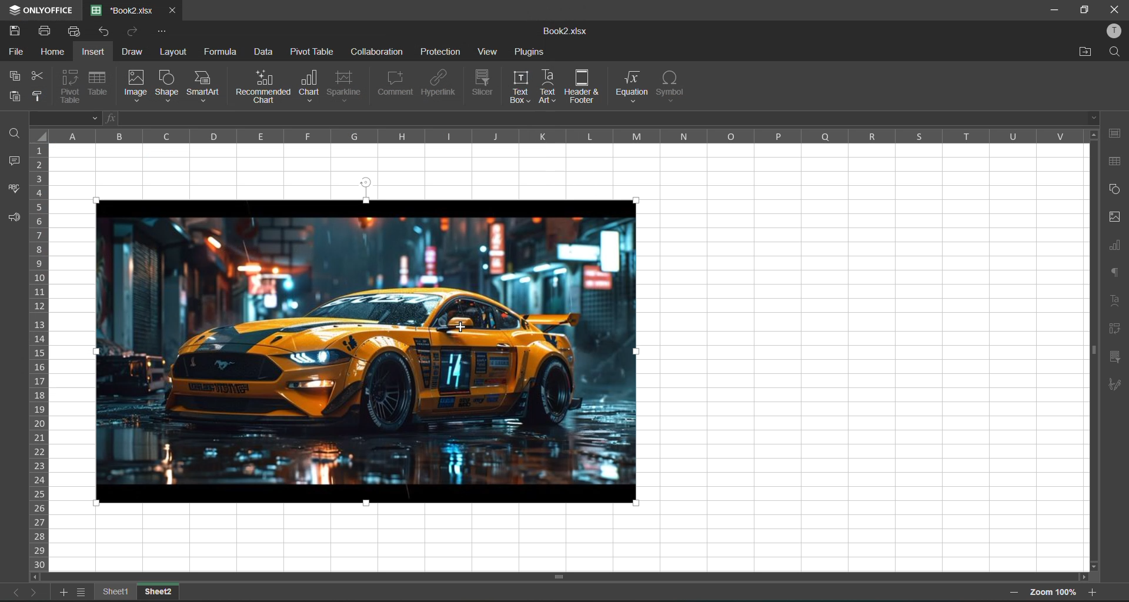  I want to click on close, so click(1115, 8).